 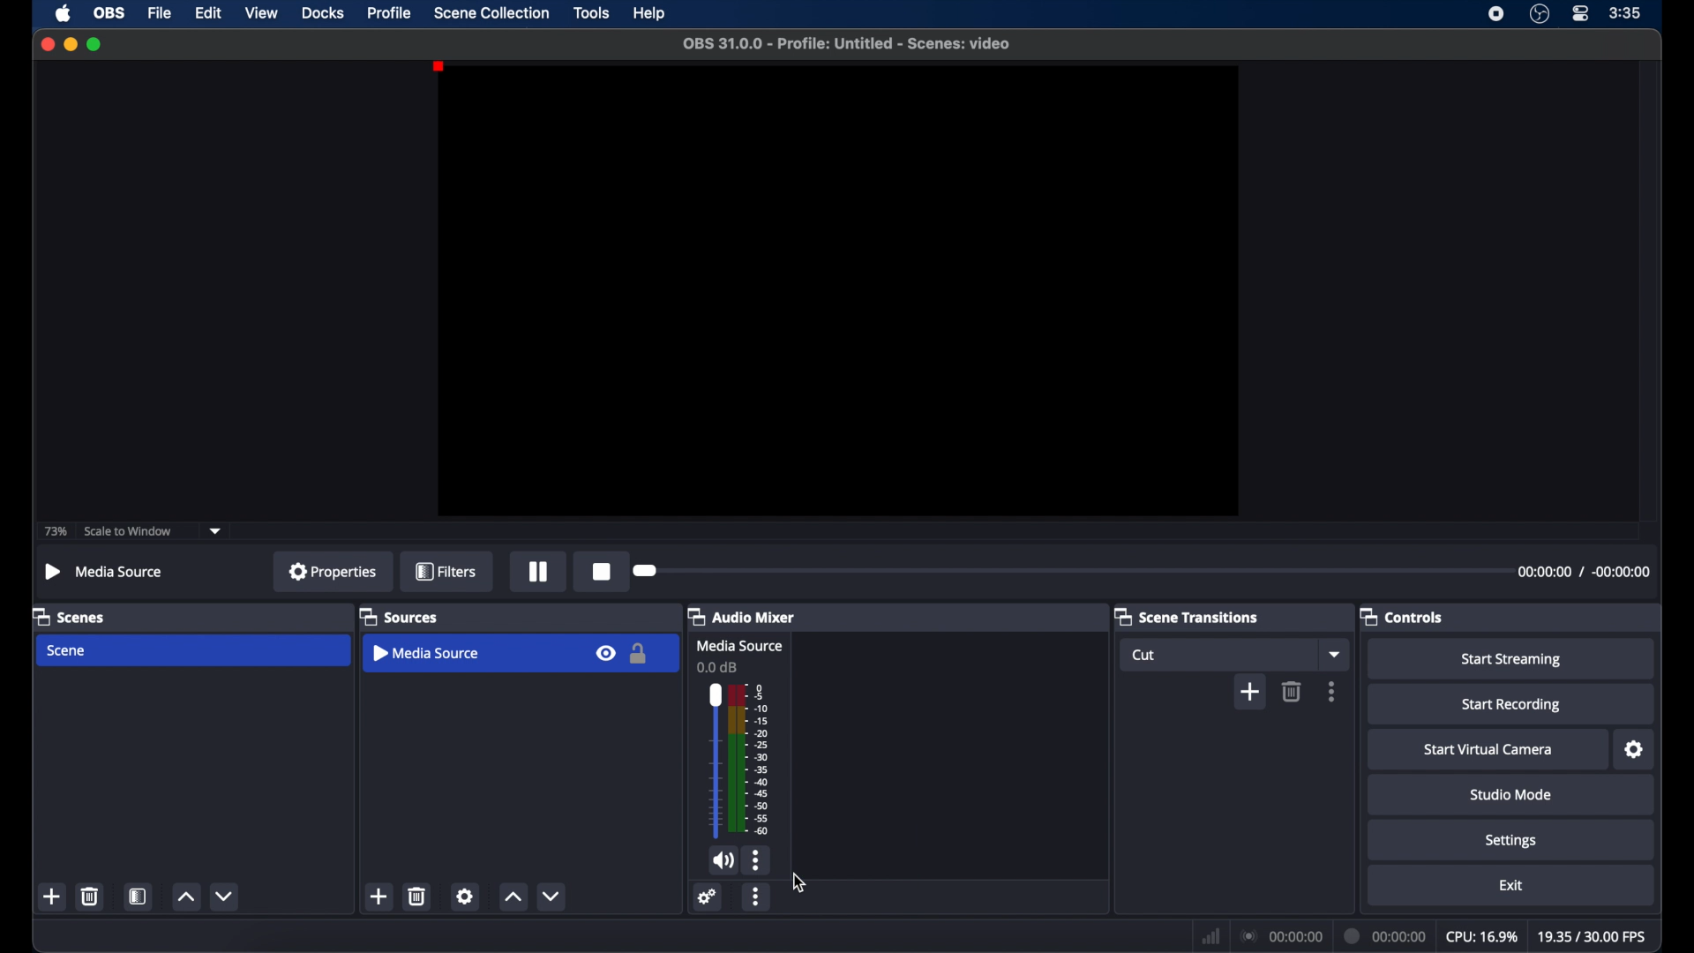 What do you see at coordinates (708, 896) in the screenshot?
I see `settings` at bounding box center [708, 896].